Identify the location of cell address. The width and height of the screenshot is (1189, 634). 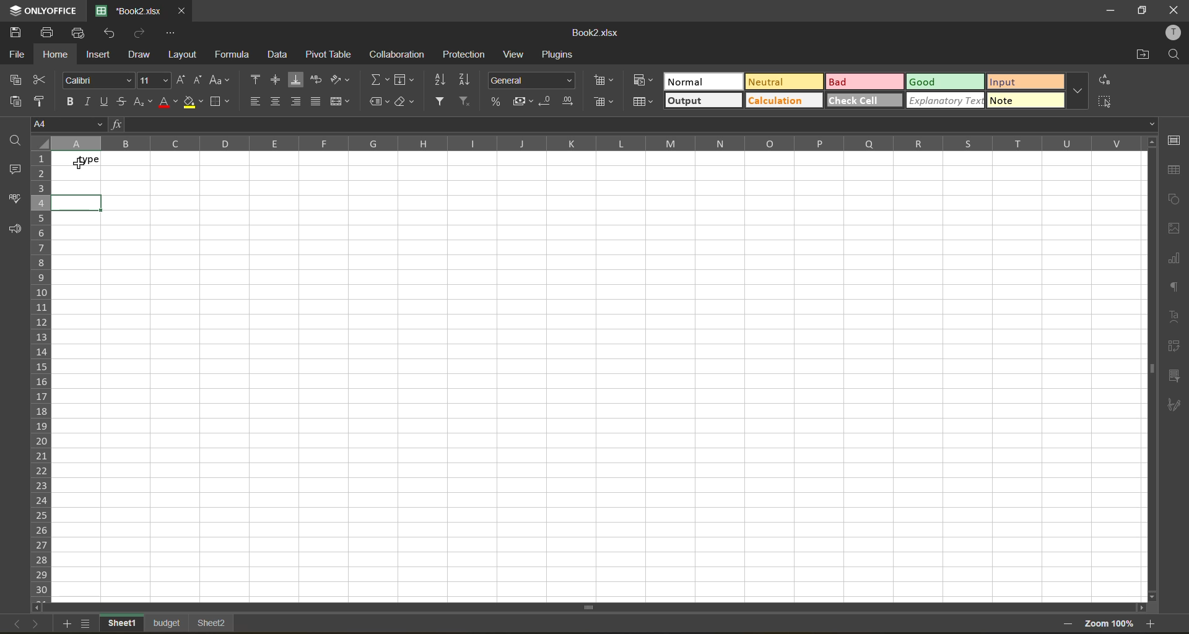
(71, 123).